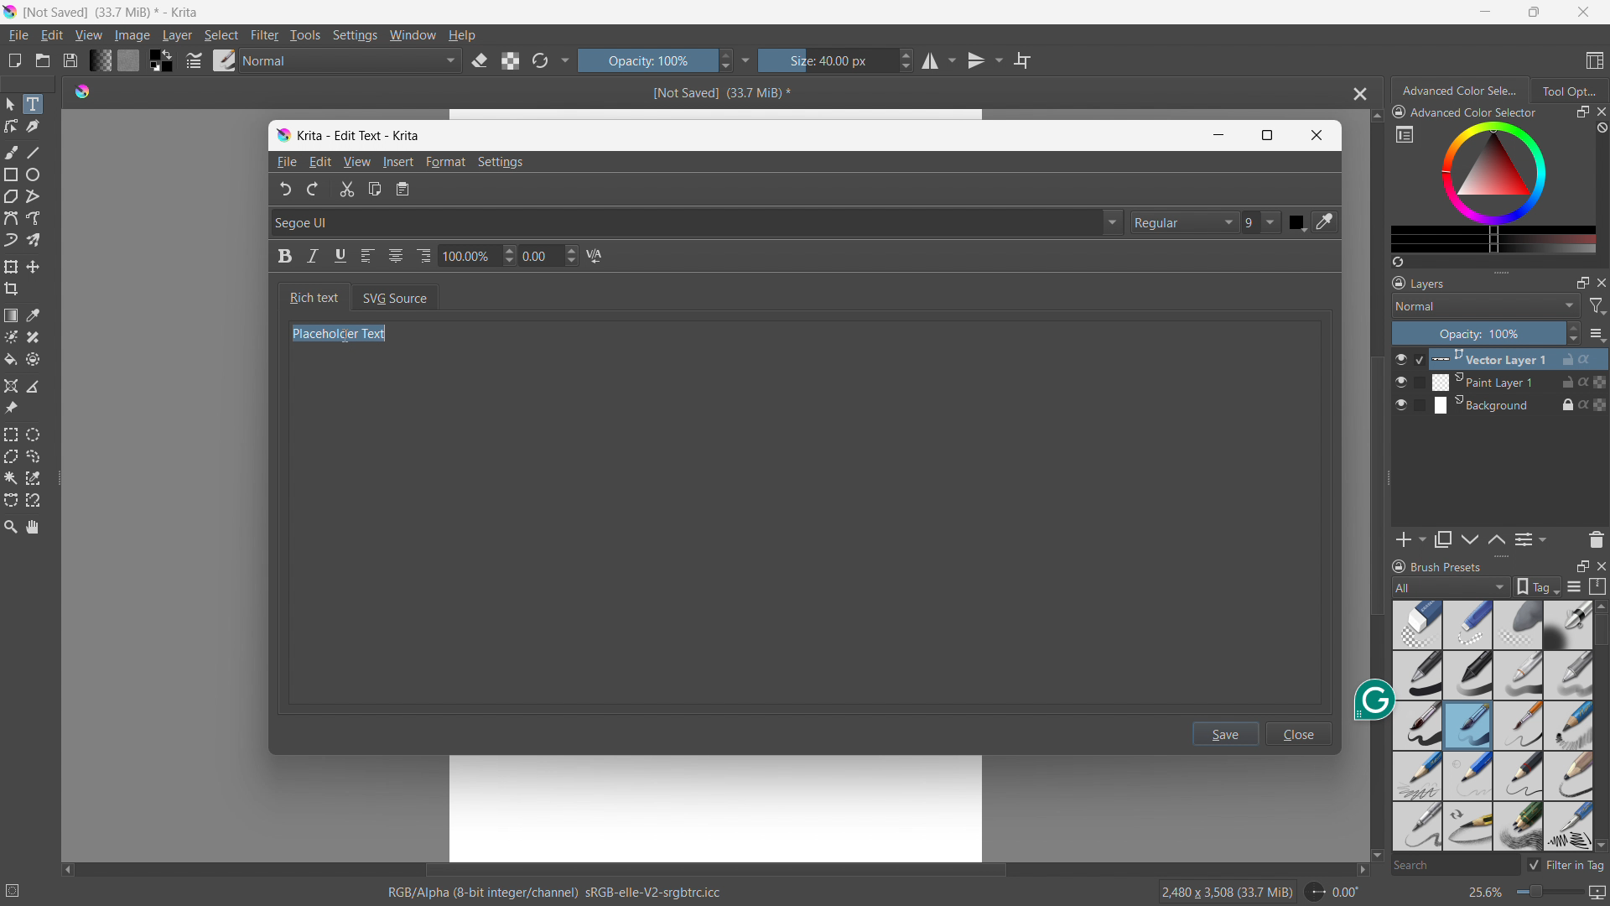  What do you see at coordinates (1517, 726) in the screenshot?
I see `small pin brush` at bounding box center [1517, 726].